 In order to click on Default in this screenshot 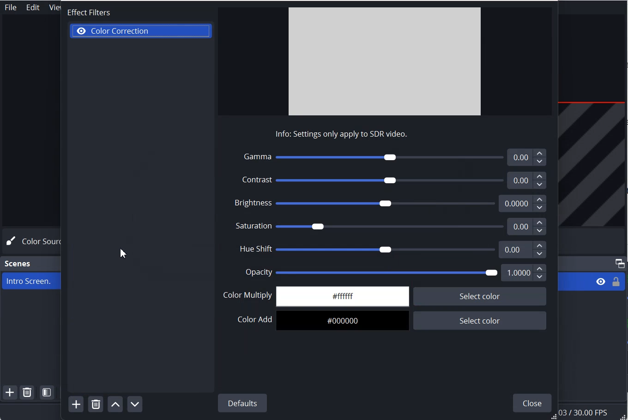, I will do `click(243, 403)`.